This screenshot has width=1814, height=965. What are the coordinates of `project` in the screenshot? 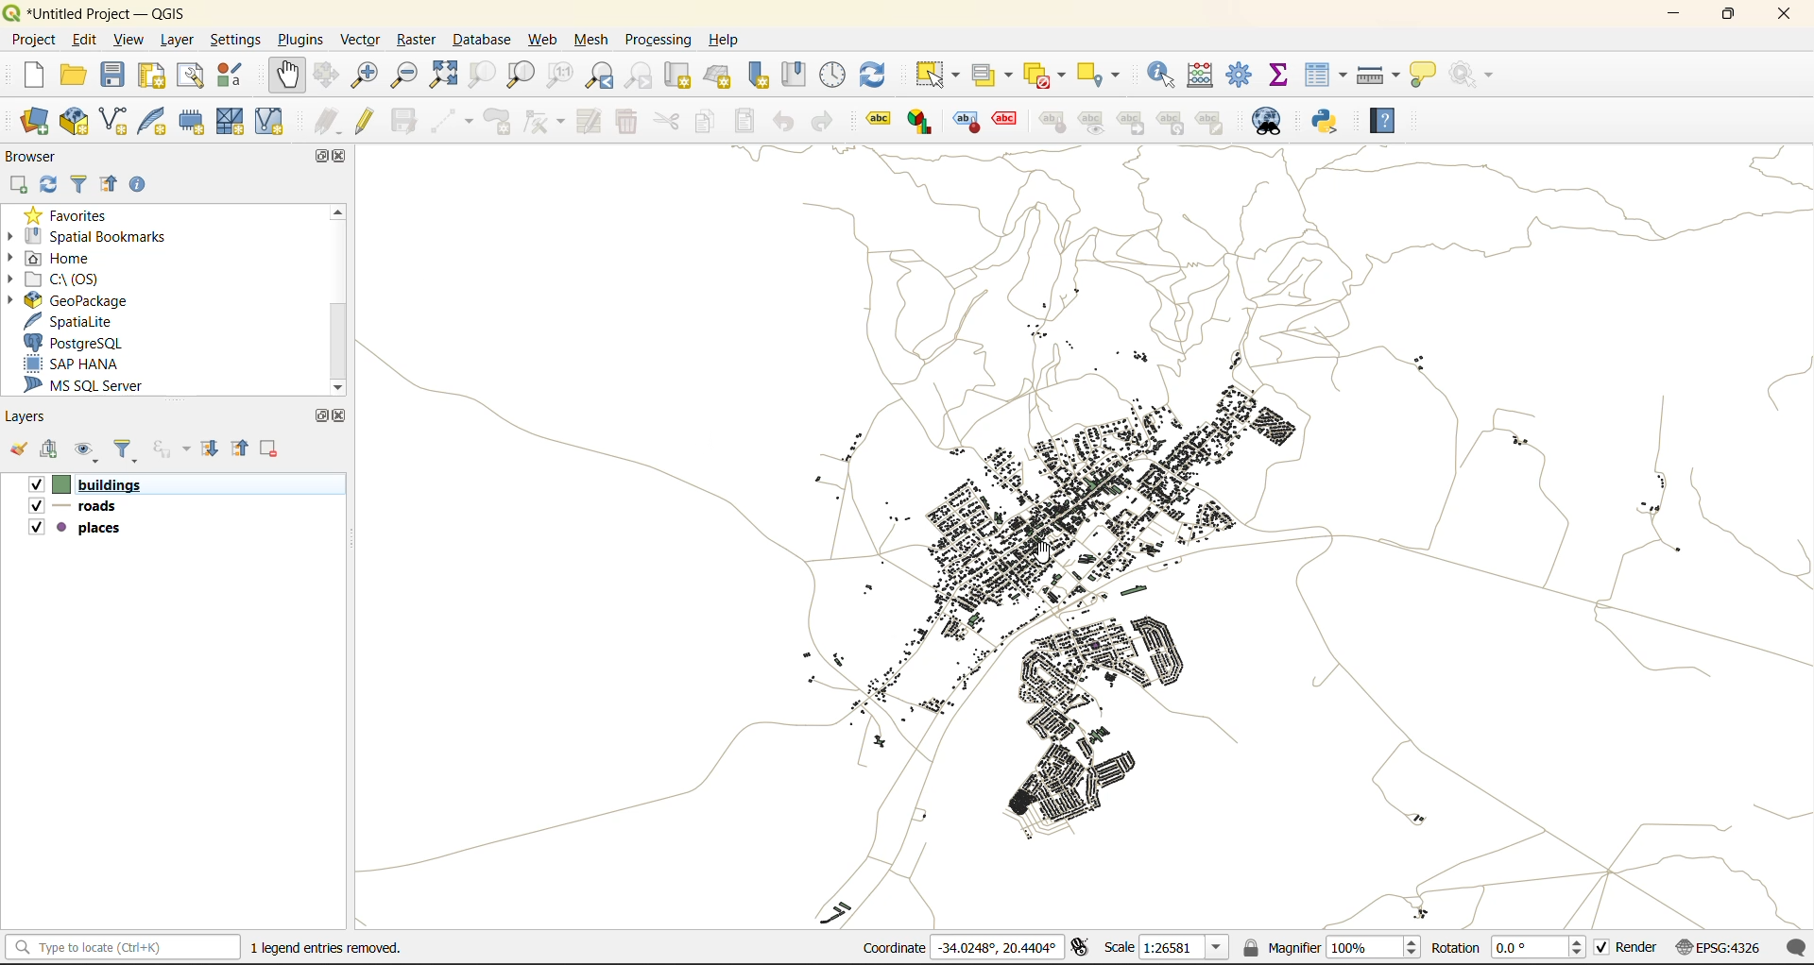 It's located at (39, 42).